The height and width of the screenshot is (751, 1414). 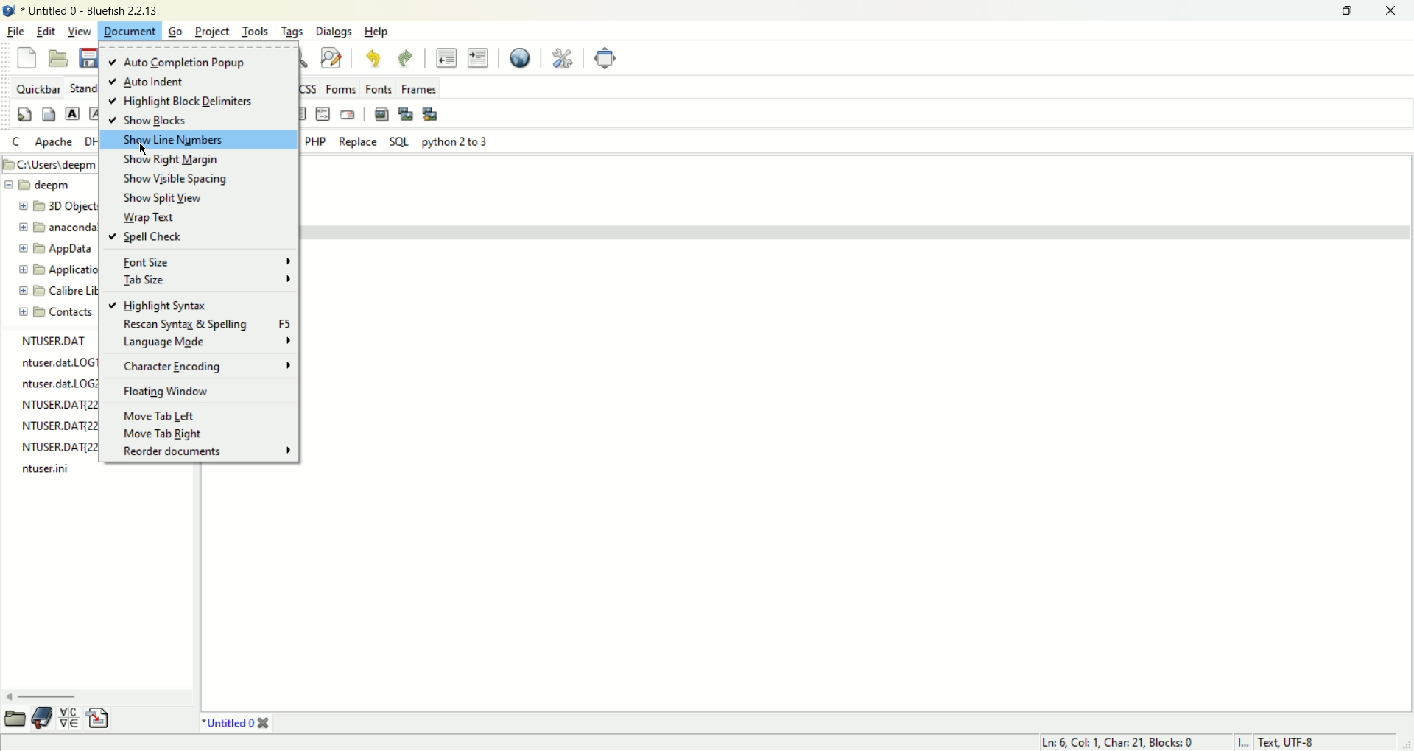 I want to click on deepm, so click(x=43, y=186).